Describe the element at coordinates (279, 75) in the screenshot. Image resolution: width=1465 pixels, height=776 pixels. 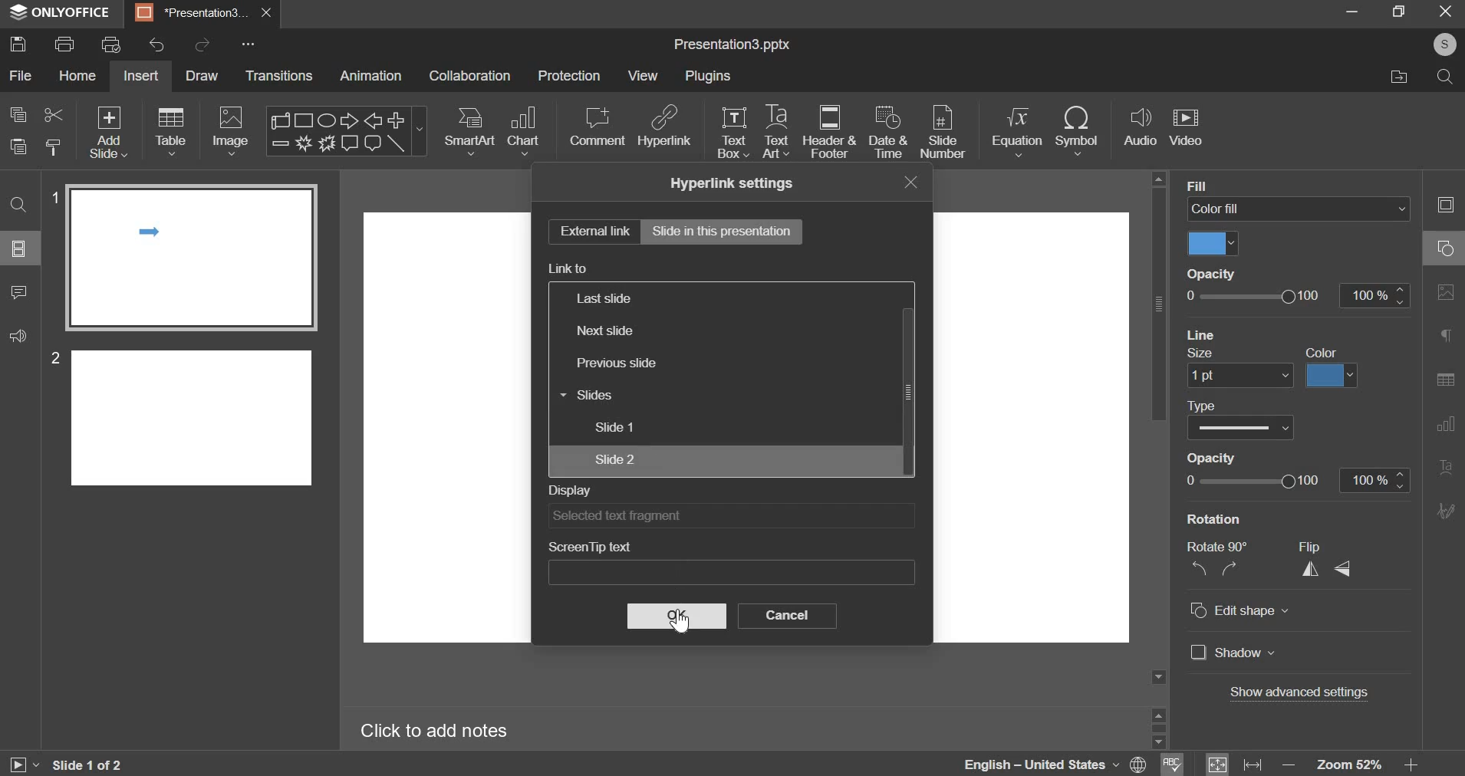
I see `transitions` at that location.